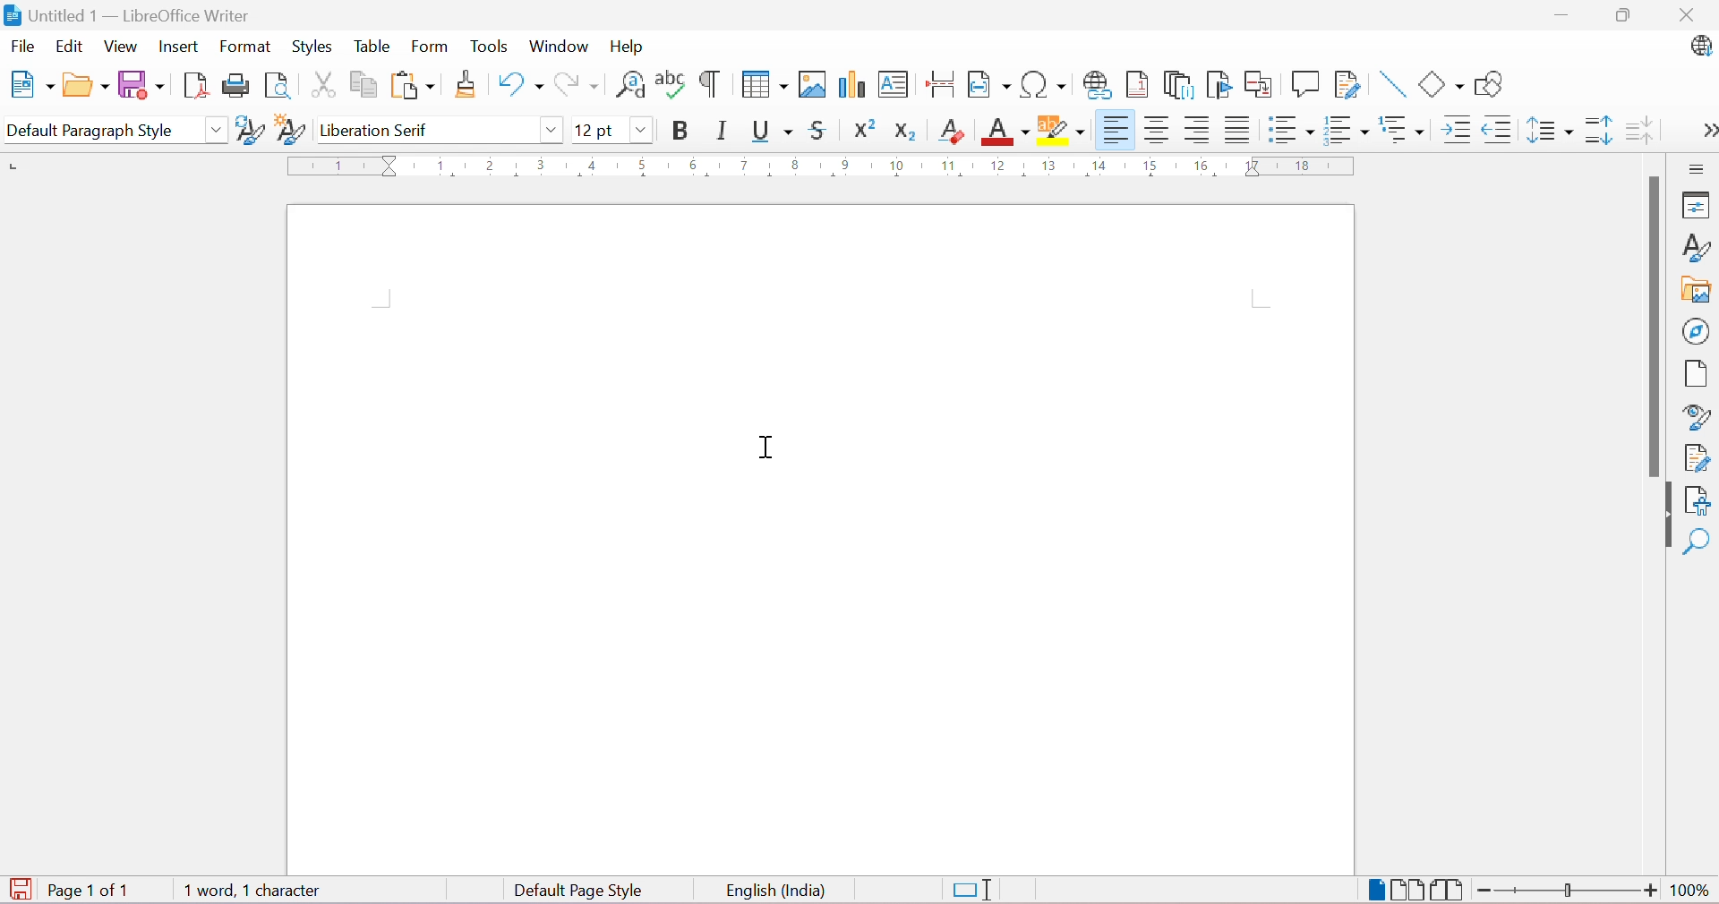  Describe the element at coordinates (893, 87) in the screenshot. I see `Insert Text Box` at that location.